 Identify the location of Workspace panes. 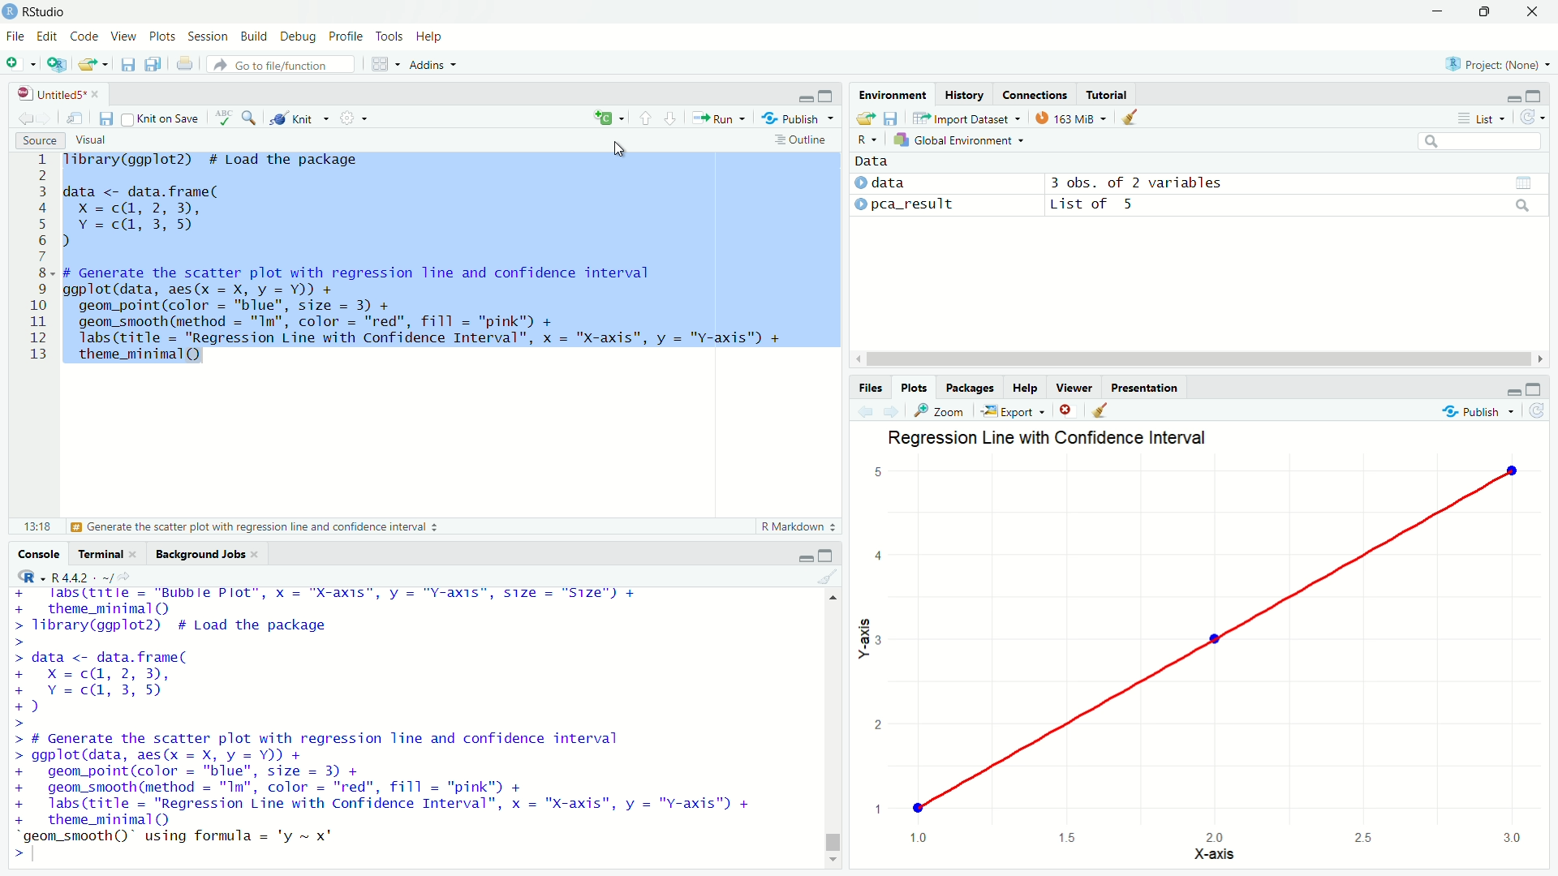
(385, 64).